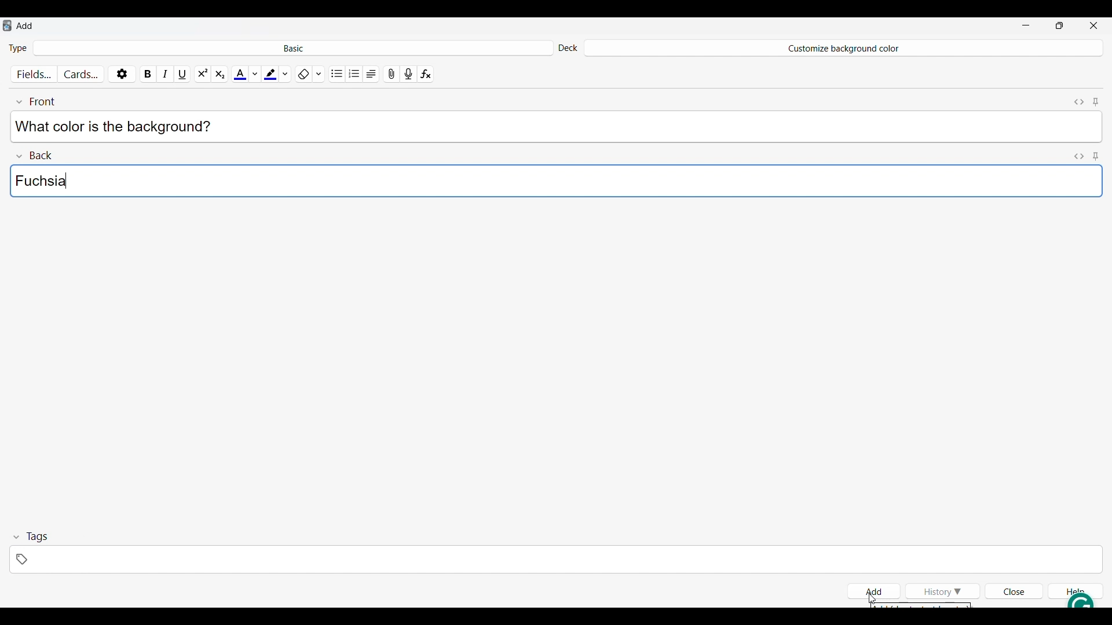 The height and width of the screenshot is (625, 1112). Describe the element at coordinates (122, 72) in the screenshot. I see `Options` at that location.